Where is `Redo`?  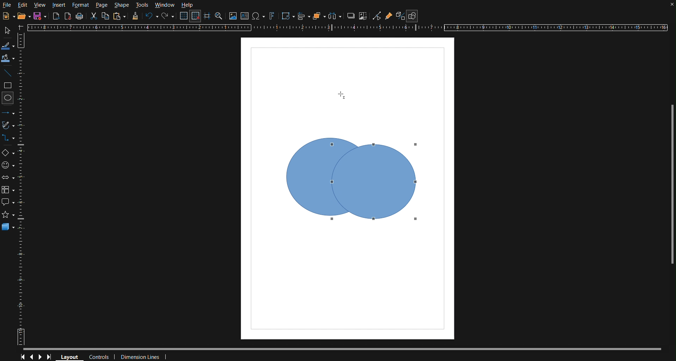 Redo is located at coordinates (166, 16).